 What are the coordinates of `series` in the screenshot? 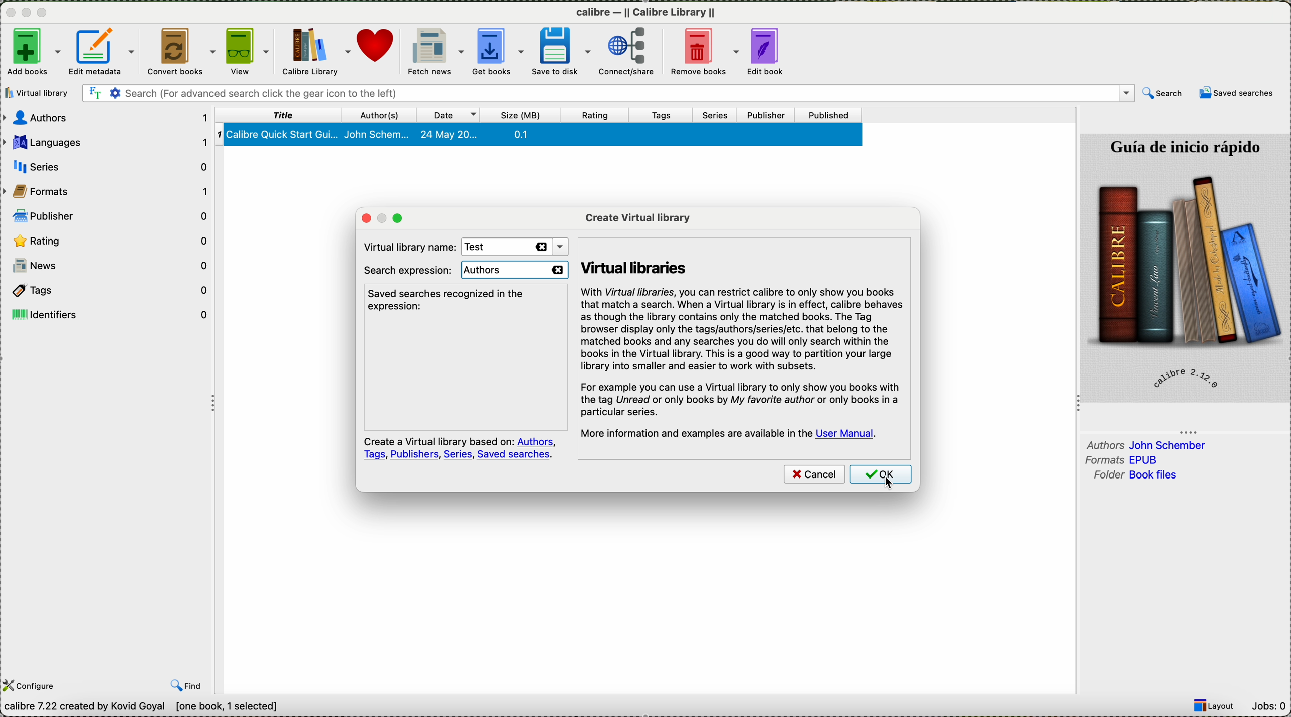 It's located at (720, 115).